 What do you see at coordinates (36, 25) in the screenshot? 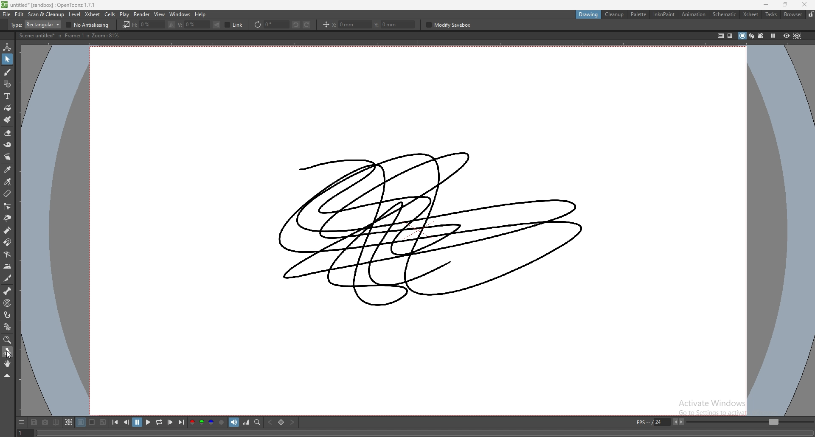
I see `type` at bounding box center [36, 25].